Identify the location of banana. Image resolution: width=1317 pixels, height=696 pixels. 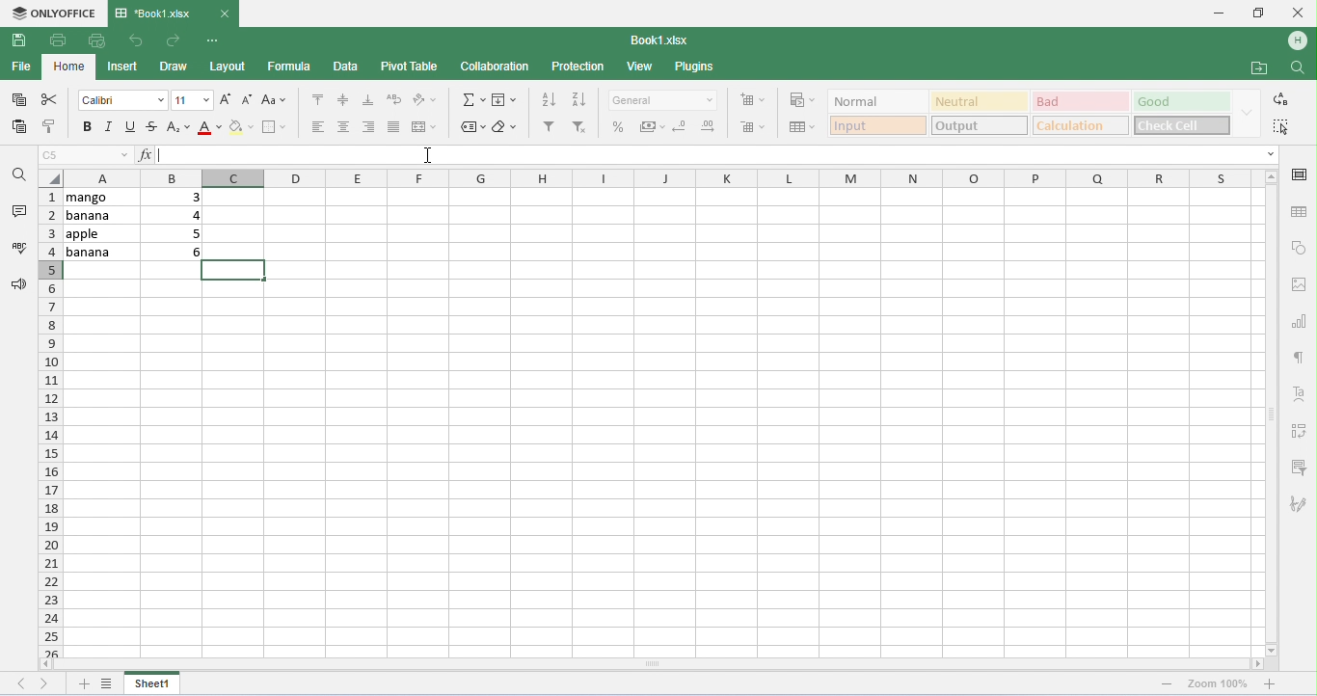
(100, 252).